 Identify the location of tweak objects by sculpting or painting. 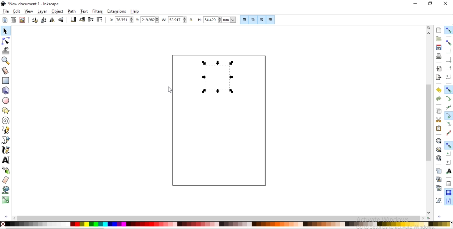
(6, 51).